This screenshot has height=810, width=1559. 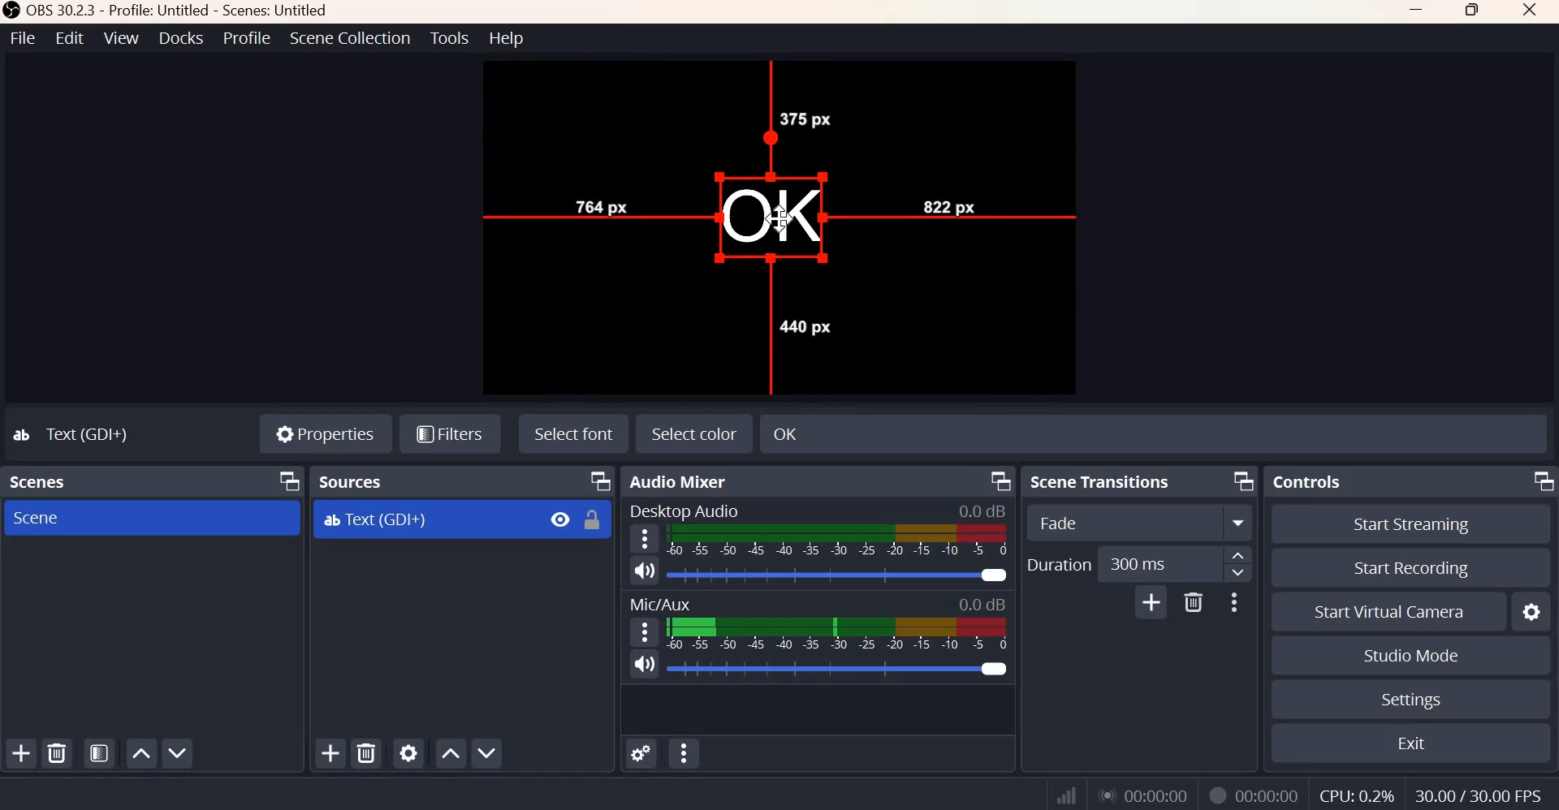 I want to click on Remove scene, so click(x=56, y=752).